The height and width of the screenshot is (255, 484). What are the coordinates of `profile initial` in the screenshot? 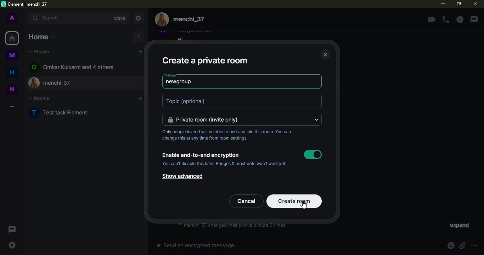 It's located at (12, 18).